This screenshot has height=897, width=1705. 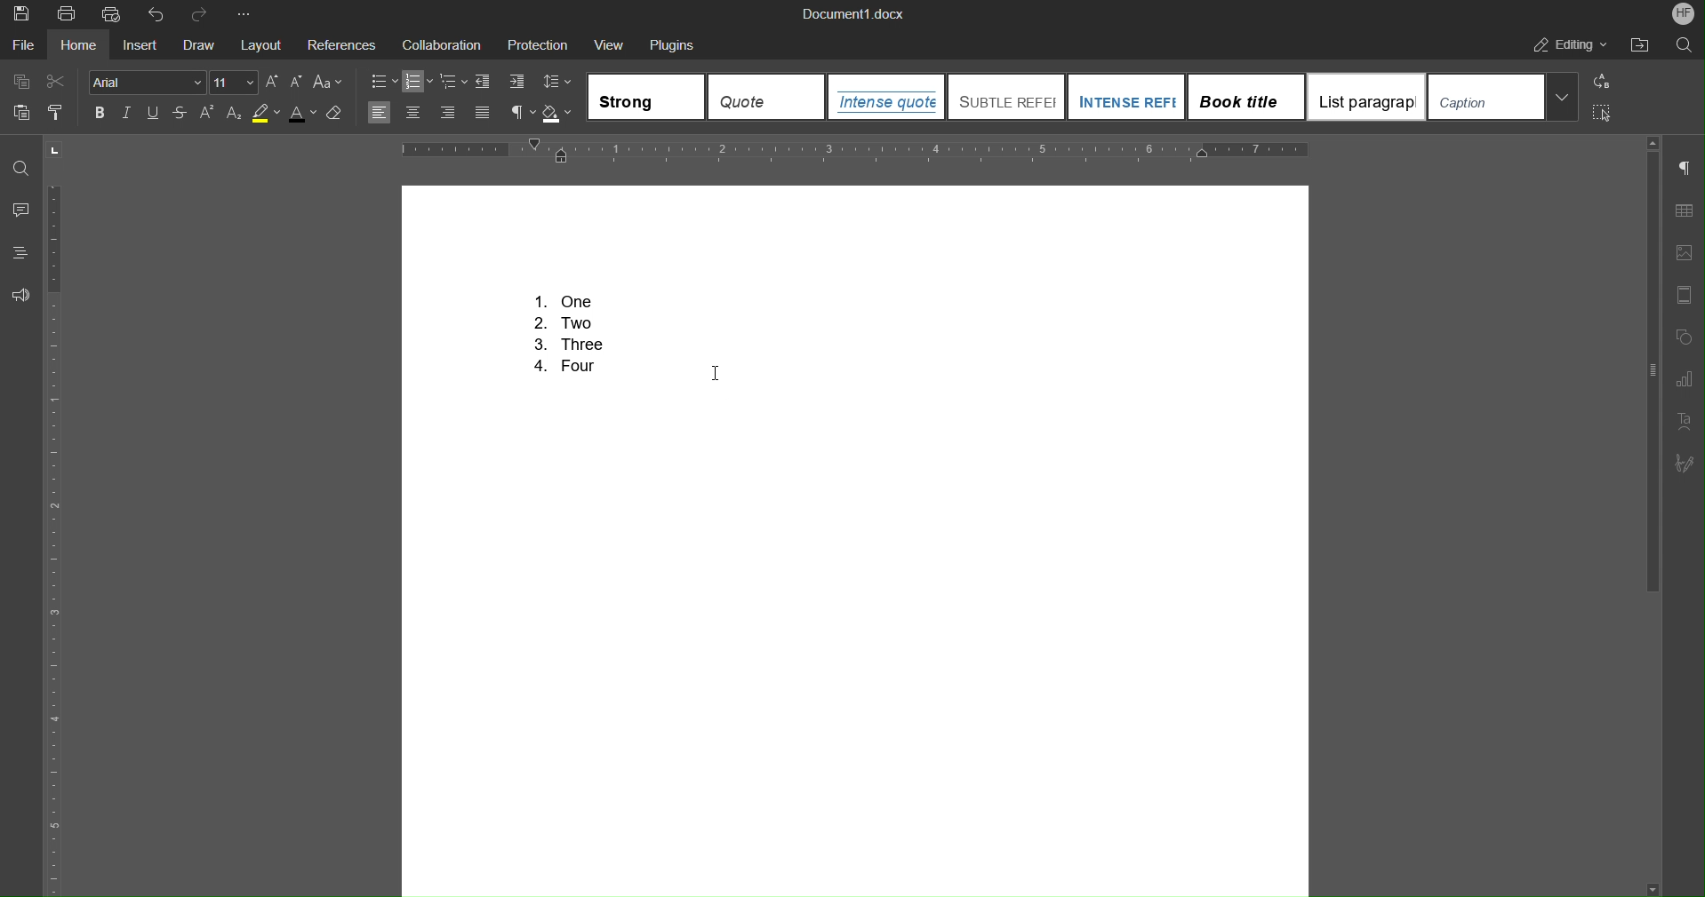 What do you see at coordinates (20, 112) in the screenshot?
I see `Paste` at bounding box center [20, 112].